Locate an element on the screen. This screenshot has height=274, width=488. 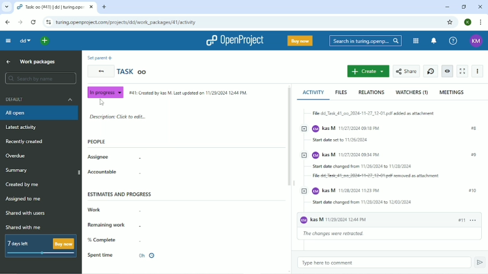
Current tab is located at coordinates (55, 7).